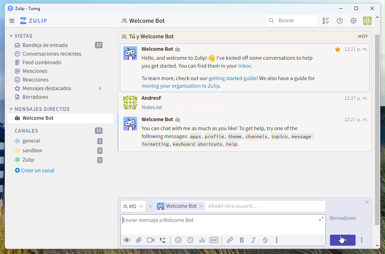 The image size is (385, 254). Describe the element at coordinates (344, 241) in the screenshot. I see `Send` at that location.